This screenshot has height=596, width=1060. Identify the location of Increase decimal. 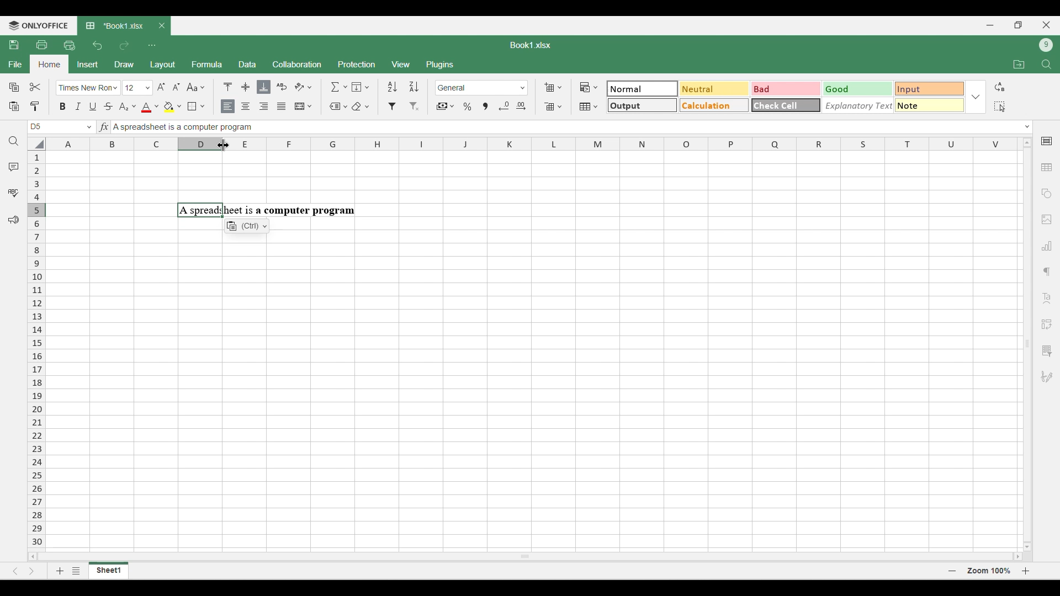
(521, 106).